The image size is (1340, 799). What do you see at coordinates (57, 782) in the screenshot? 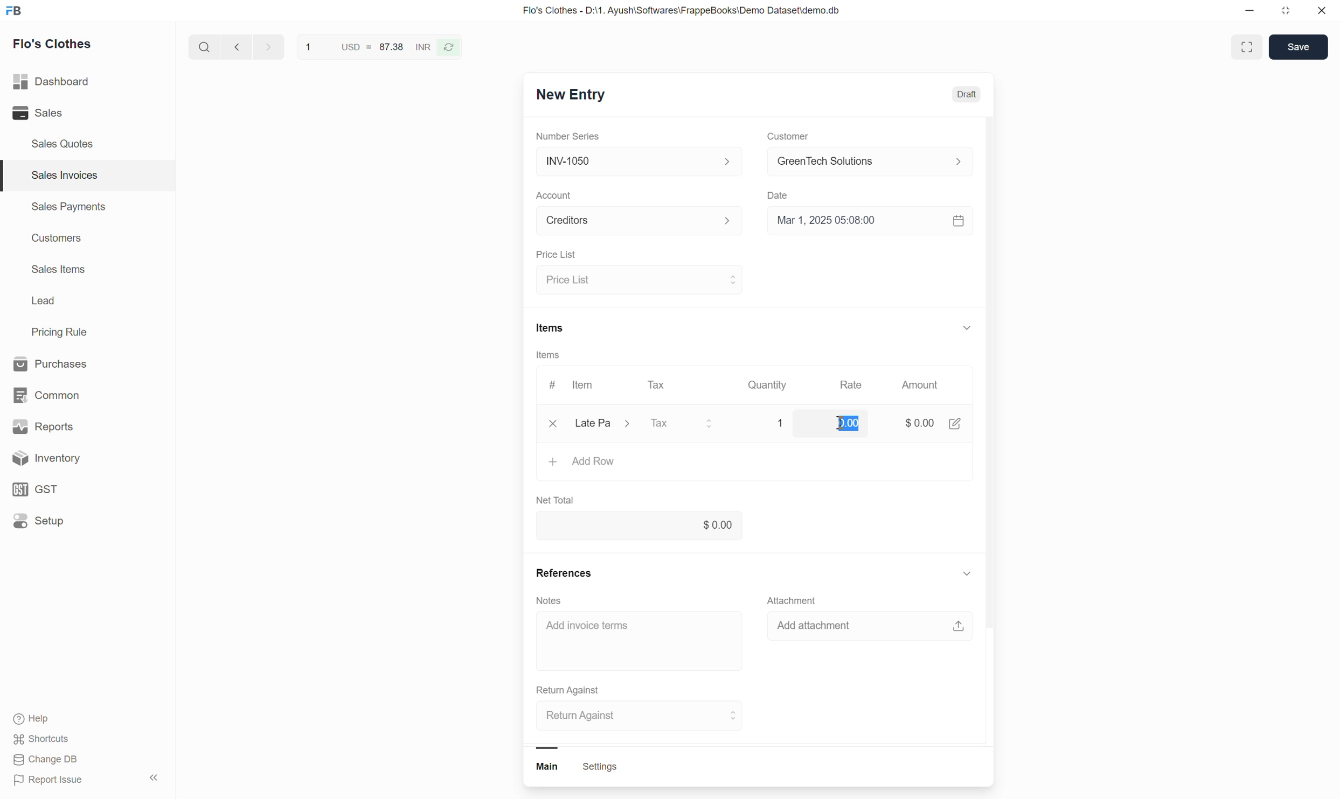
I see `Report Issue ` at bounding box center [57, 782].